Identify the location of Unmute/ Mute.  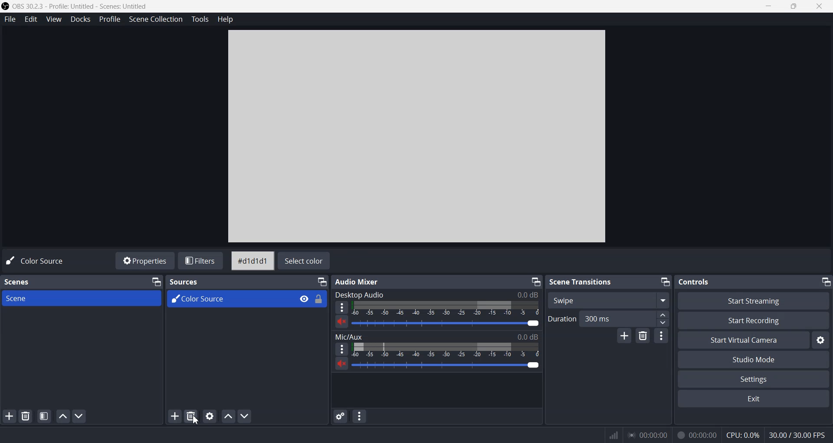
(342, 322).